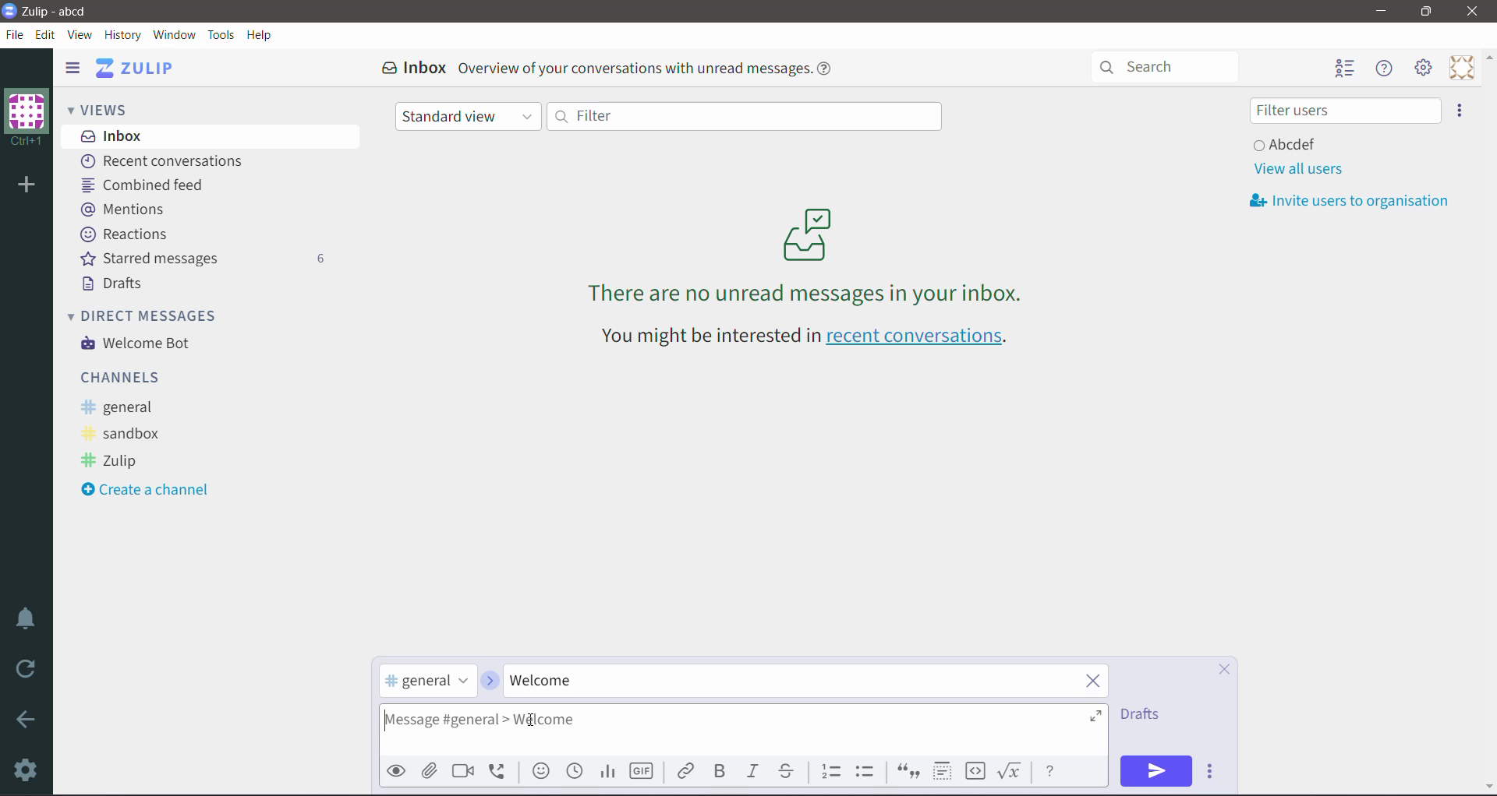 The image size is (1497, 796). Describe the element at coordinates (685, 770) in the screenshot. I see `Link` at that location.